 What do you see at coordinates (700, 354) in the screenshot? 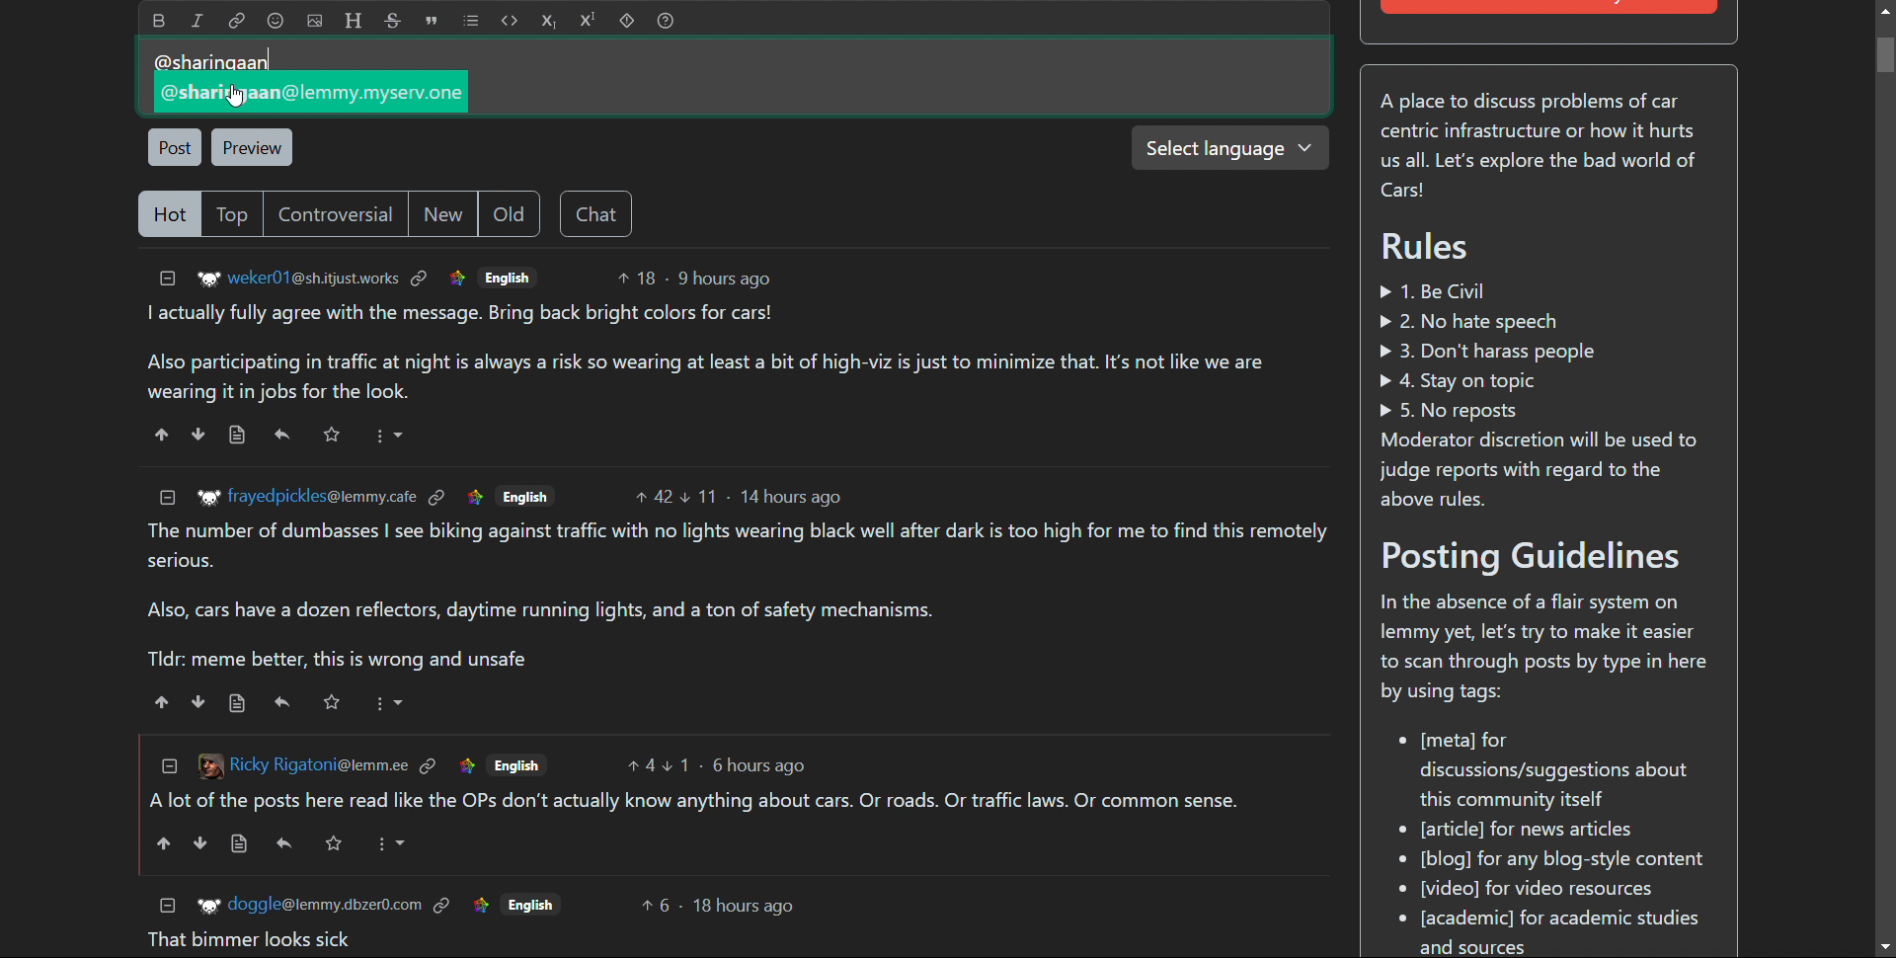
I see `I actually fully agree with the message. Bring back bright colors for cars!
Also participating in traffic at night is always a risk so wearing at least a bit of high-viz is just to minimize that. It's not like we are
wearing it in jobs for the look.` at bounding box center [700, 354].